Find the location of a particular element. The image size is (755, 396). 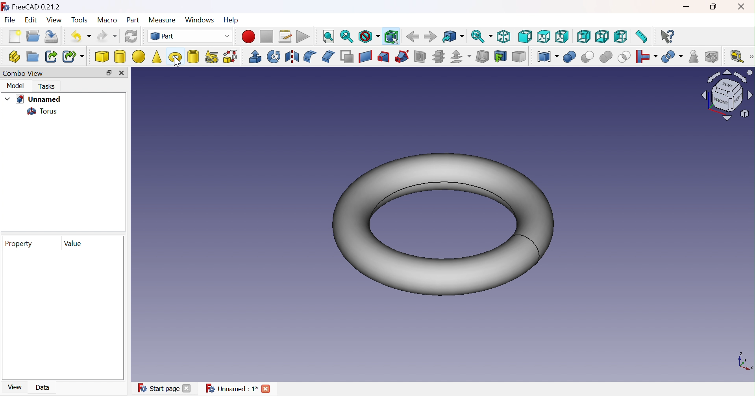

Start page is located at coordinates (166, 388).